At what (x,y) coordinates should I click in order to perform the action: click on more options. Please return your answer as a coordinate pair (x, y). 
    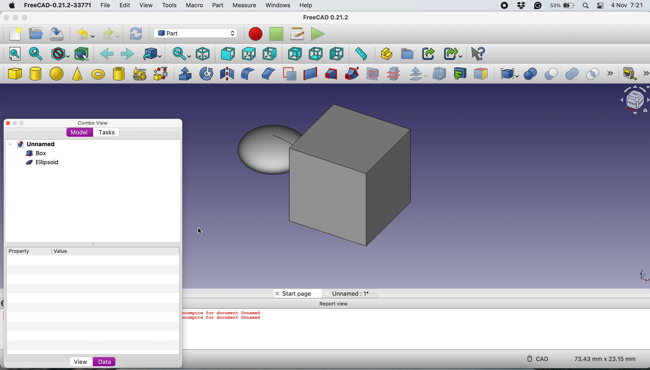
    Looking at the image, I should click on (612, 74).